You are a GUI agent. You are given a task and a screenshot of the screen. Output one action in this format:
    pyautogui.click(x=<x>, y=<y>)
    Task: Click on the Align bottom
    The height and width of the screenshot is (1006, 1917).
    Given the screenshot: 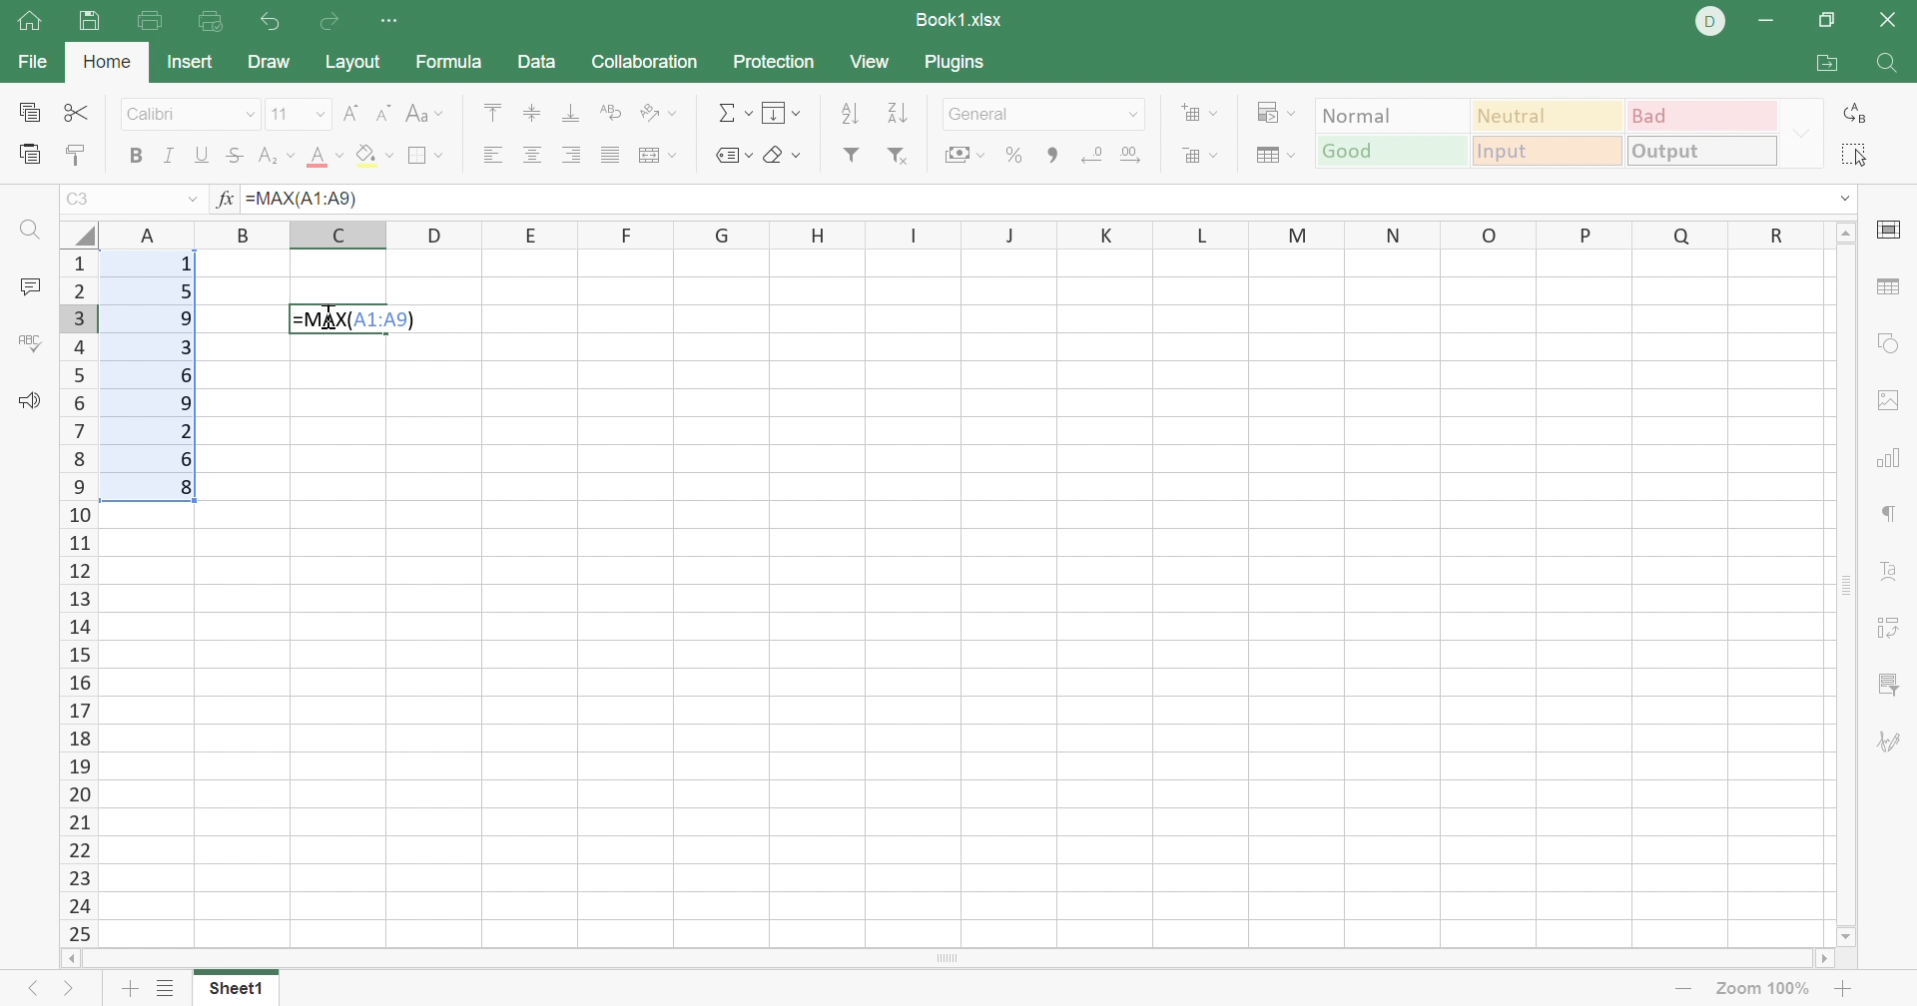 What is the action you would take?
    pyautogui.click(x=567, y=111)
    